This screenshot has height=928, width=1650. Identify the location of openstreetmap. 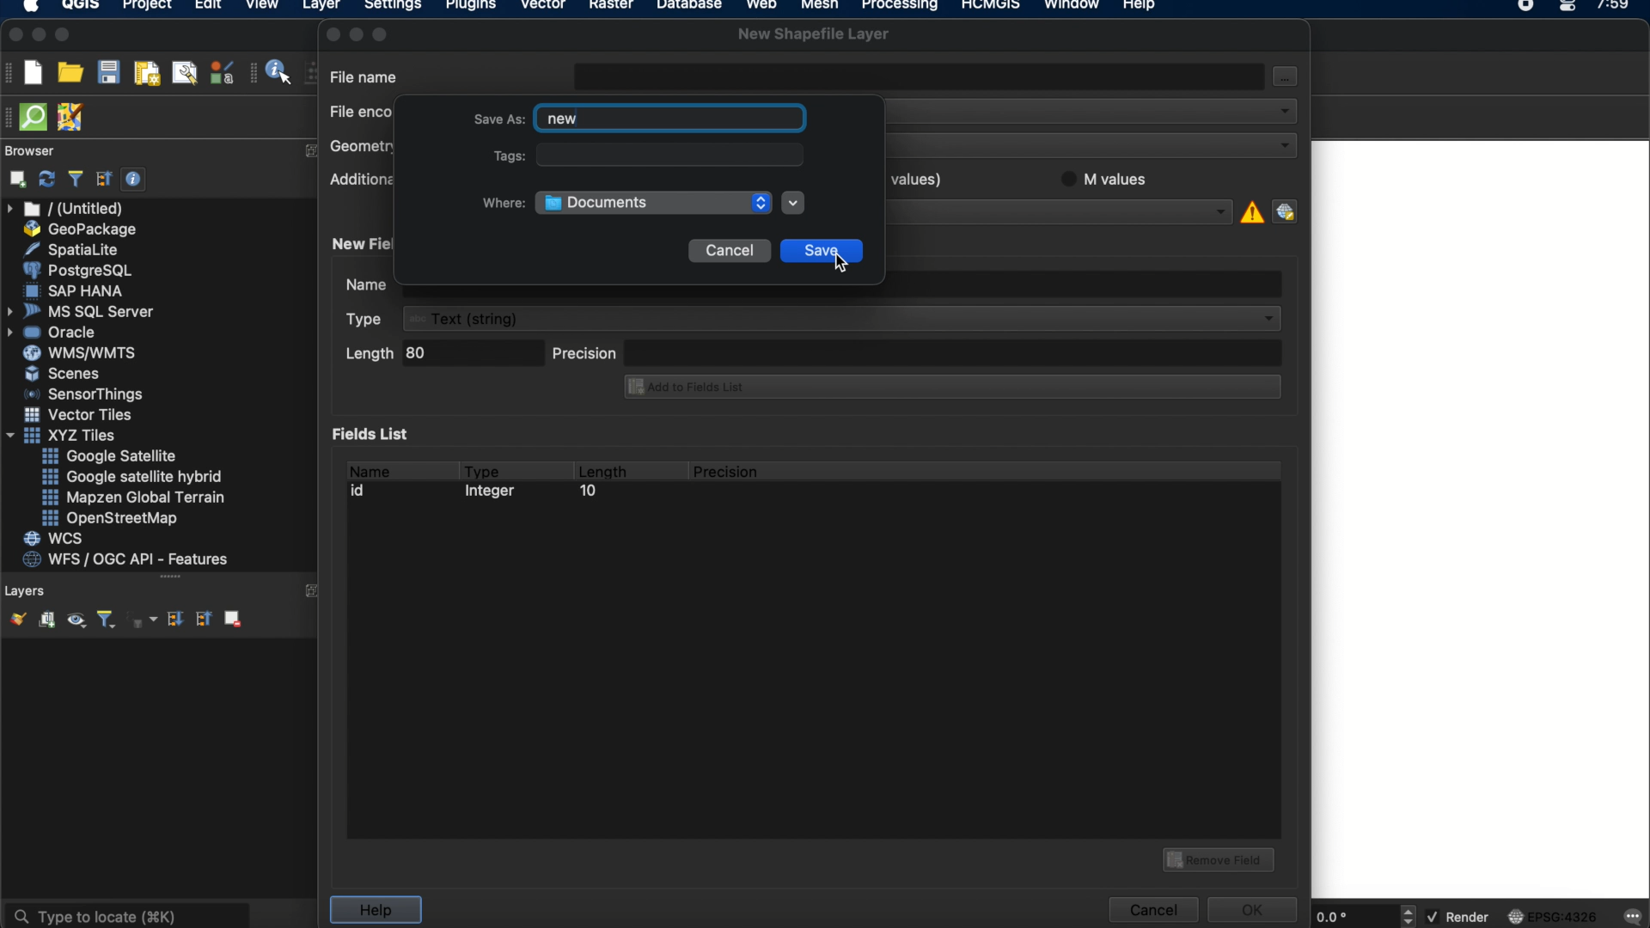
(110, 519).